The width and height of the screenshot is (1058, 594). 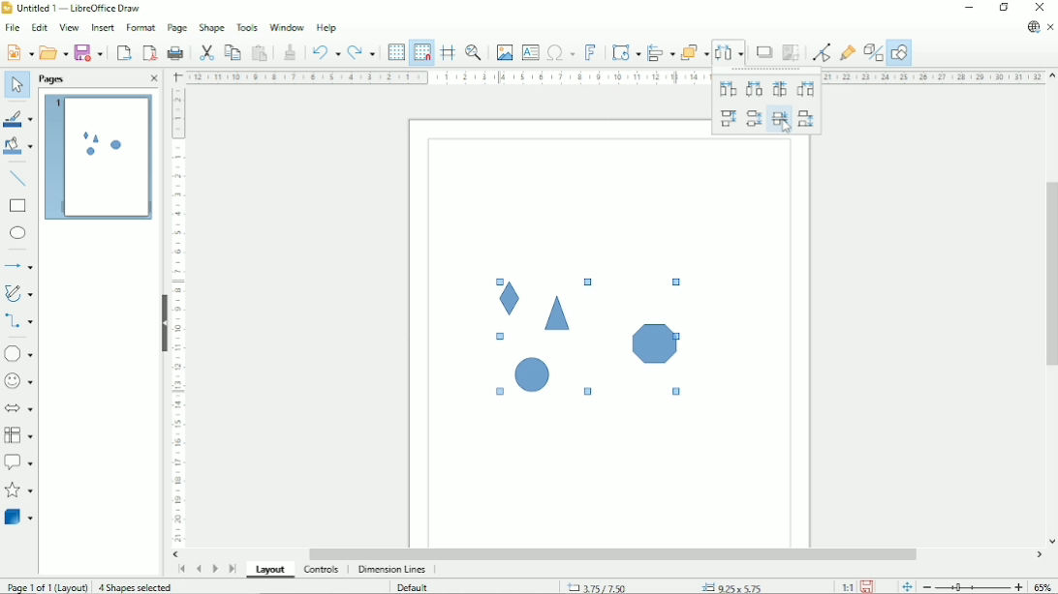 What do you see at coordinates (972, 587) in the screenshot?
I see `Zoom out/in` at bounding box center [972, 587].